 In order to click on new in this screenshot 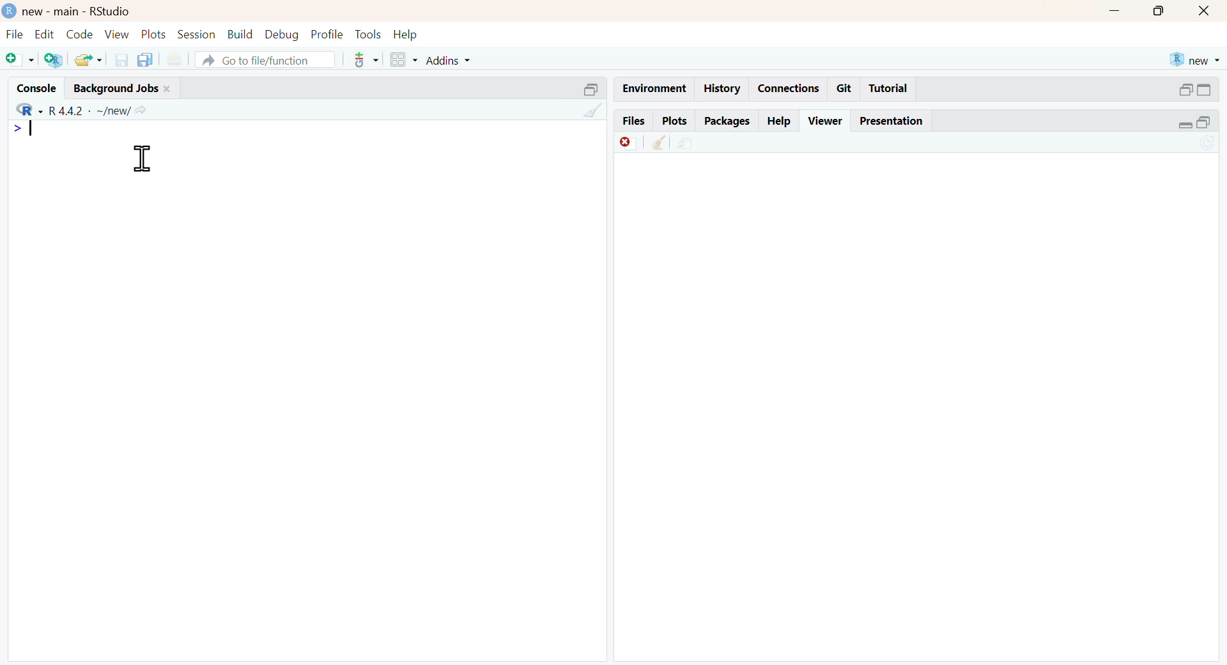, I will do `click(1196, 61)`.